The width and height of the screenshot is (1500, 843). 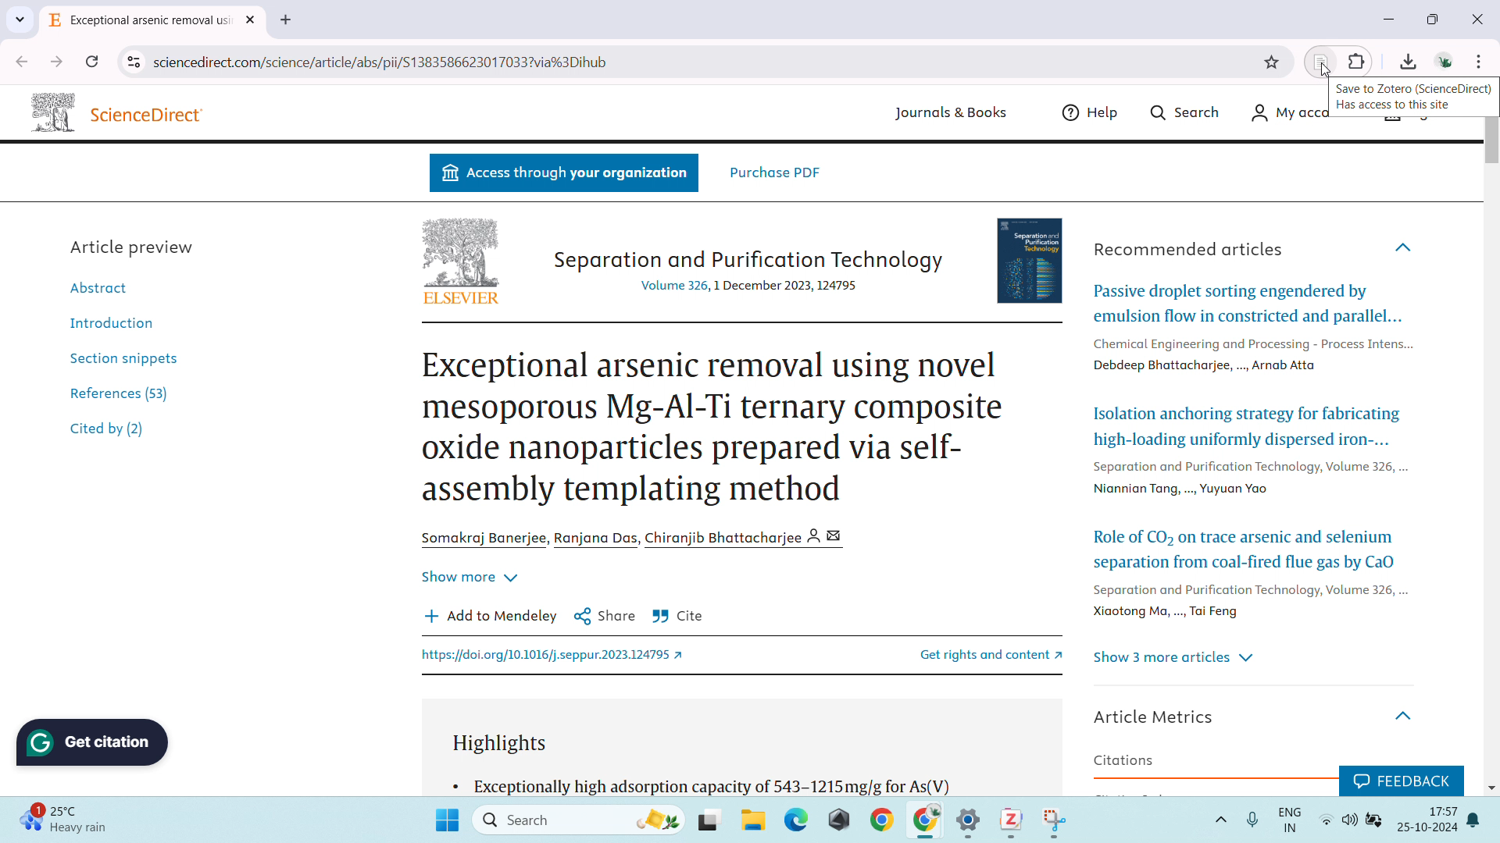 I want to click on maximize, so click(x=1437, y=20).